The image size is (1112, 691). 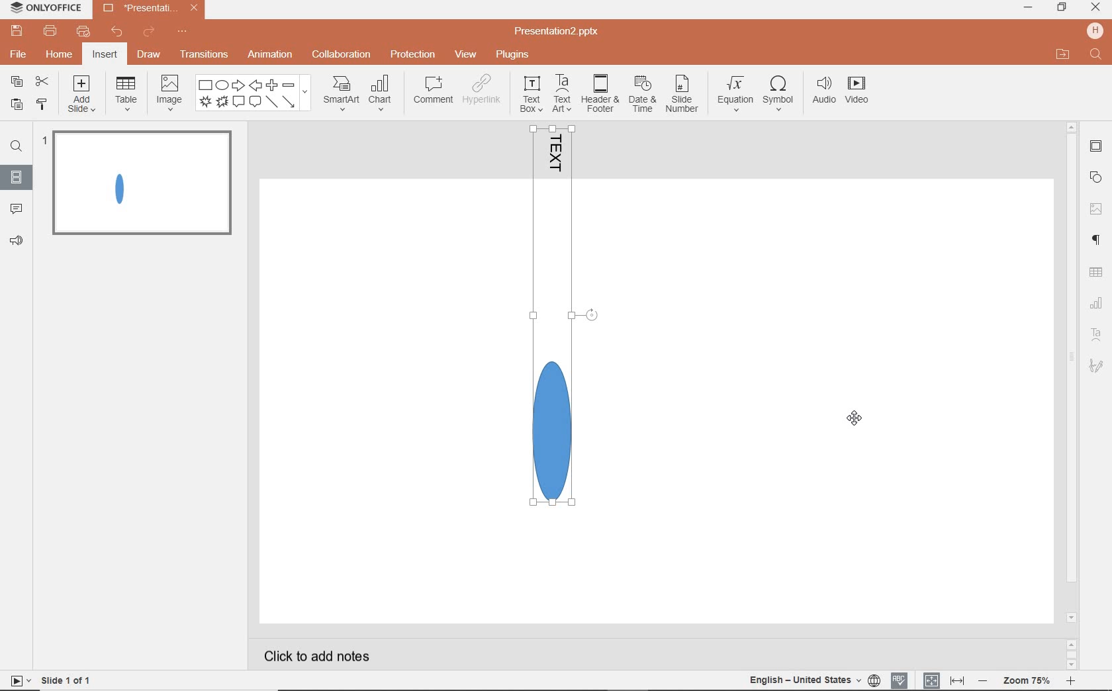 I want to click on Text Art, so click(x=1095, y=334).